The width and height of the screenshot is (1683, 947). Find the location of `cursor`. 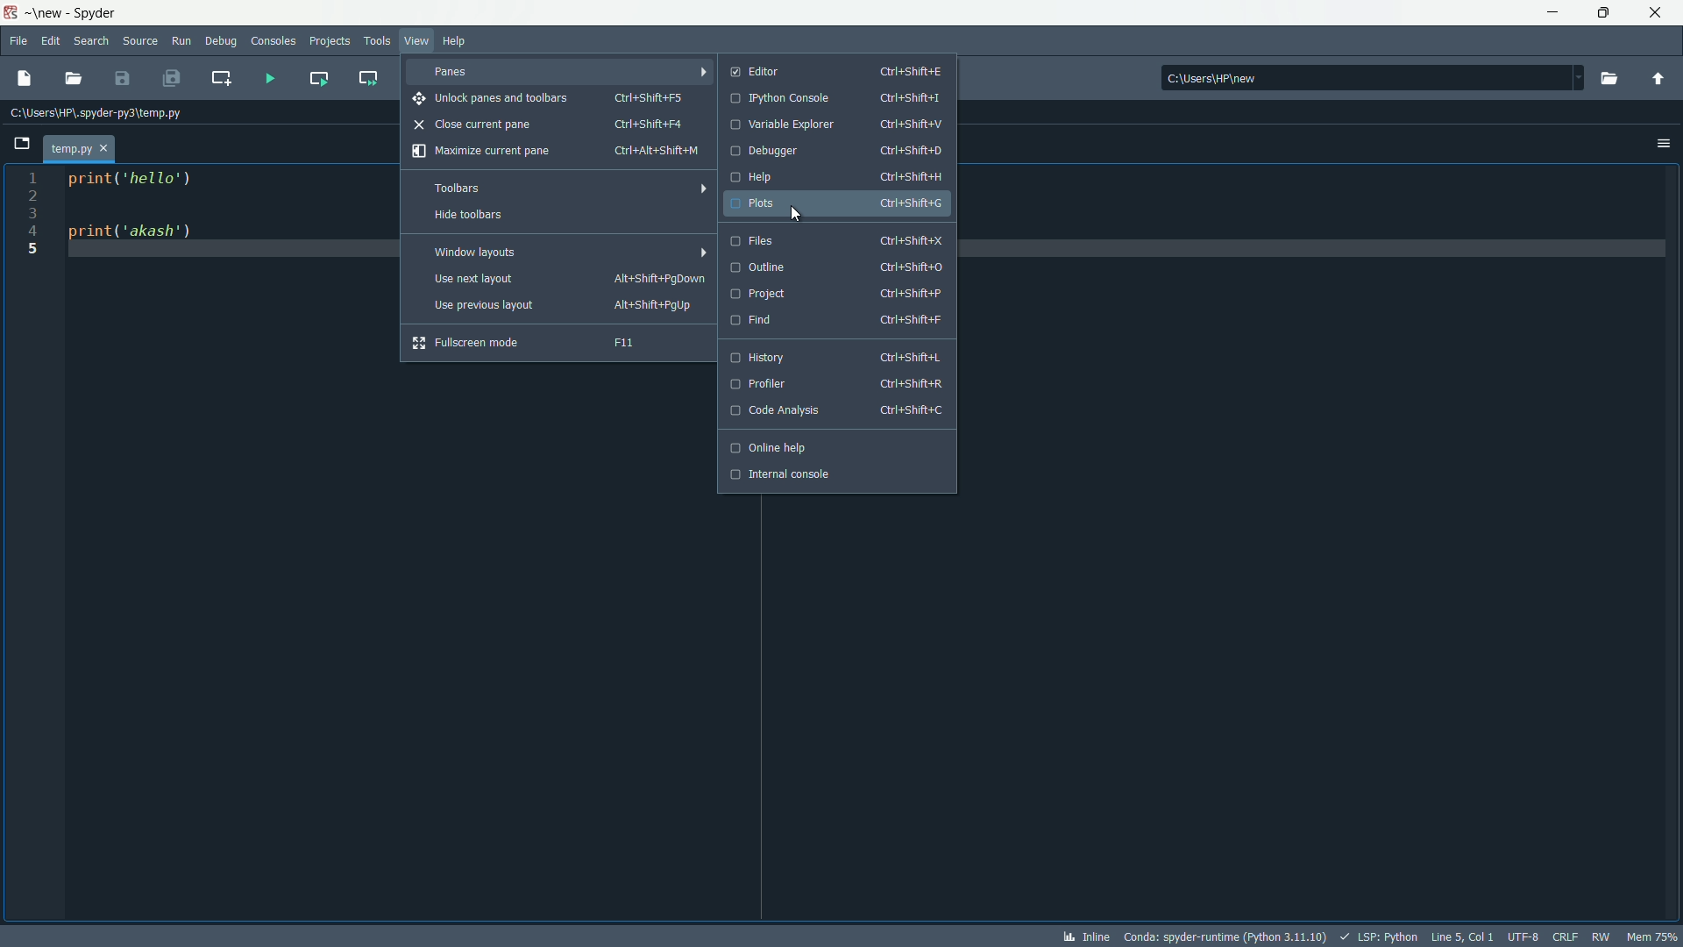

cursor is located at coordinates (797, 215).